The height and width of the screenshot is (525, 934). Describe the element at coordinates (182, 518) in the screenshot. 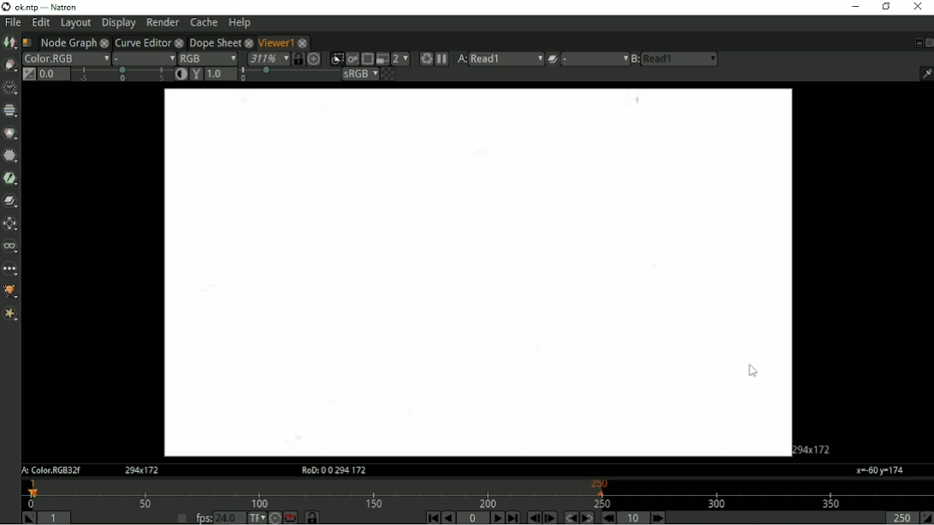

I see `Set playback frame rate automatically` at that location.